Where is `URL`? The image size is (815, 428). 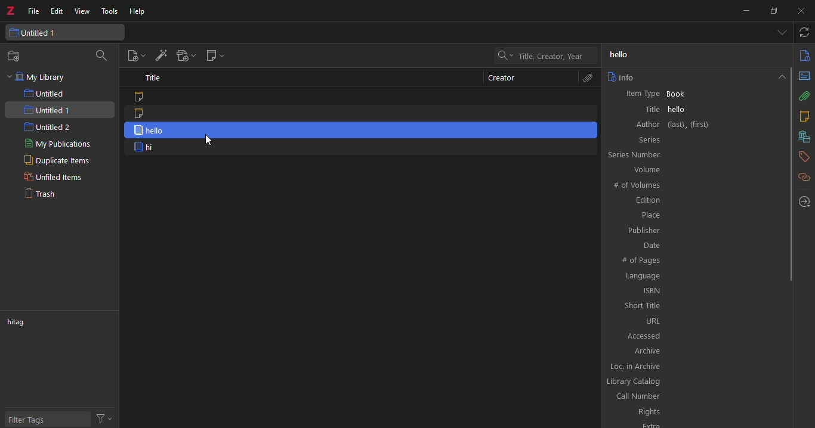 URL is located at coordinates (658, 321).